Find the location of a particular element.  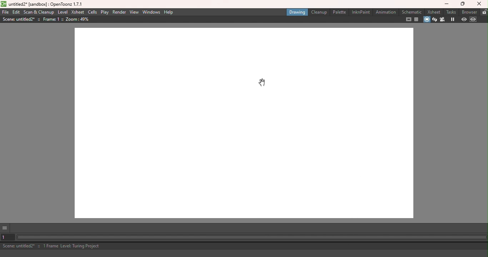

More options is located at coordinates (6, 228).